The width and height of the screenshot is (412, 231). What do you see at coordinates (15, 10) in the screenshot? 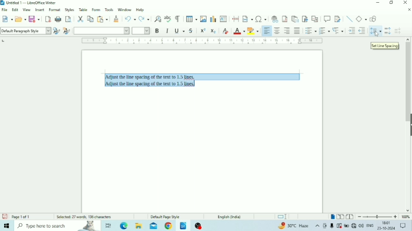
I see `Edit` at bounding box center [15, 10].